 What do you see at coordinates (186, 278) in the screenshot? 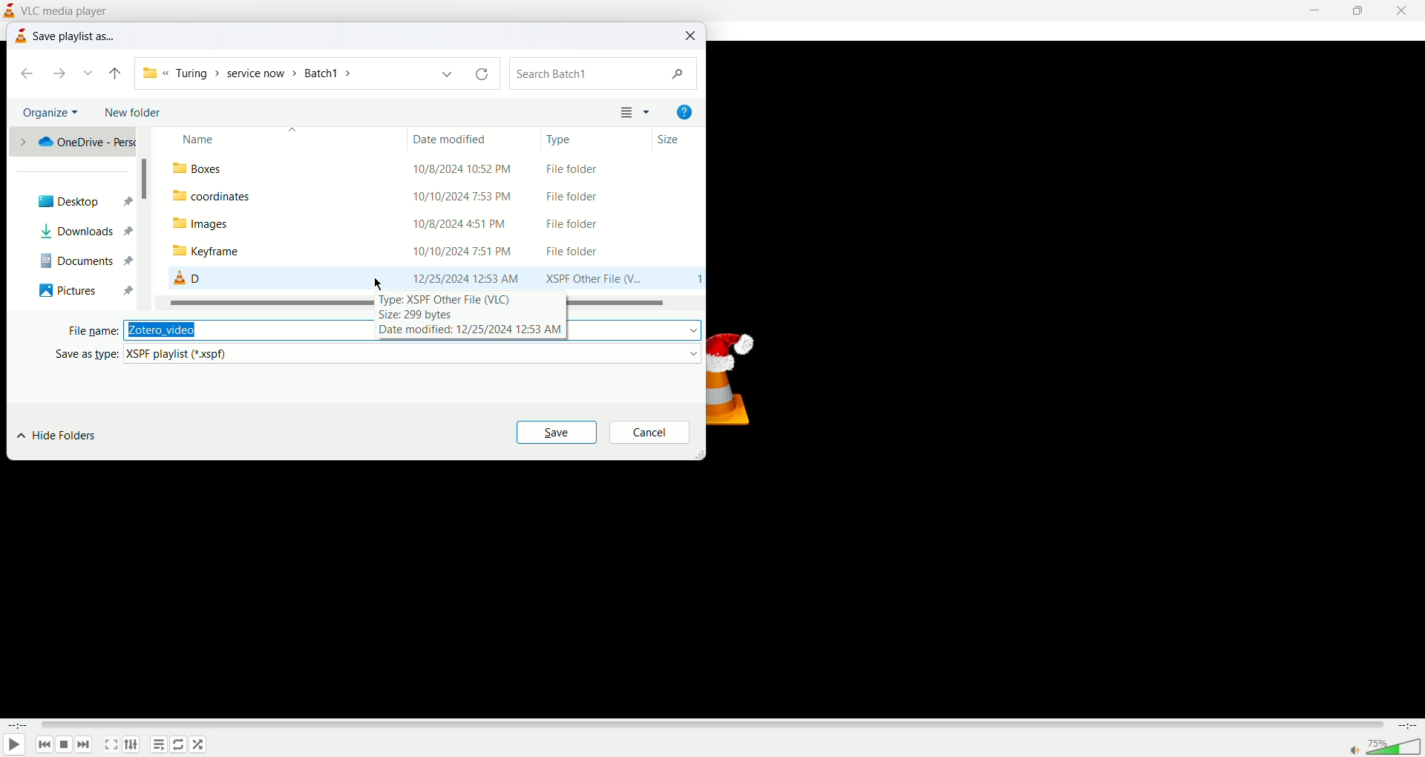
I see `D` at bounding box center [186, 278].